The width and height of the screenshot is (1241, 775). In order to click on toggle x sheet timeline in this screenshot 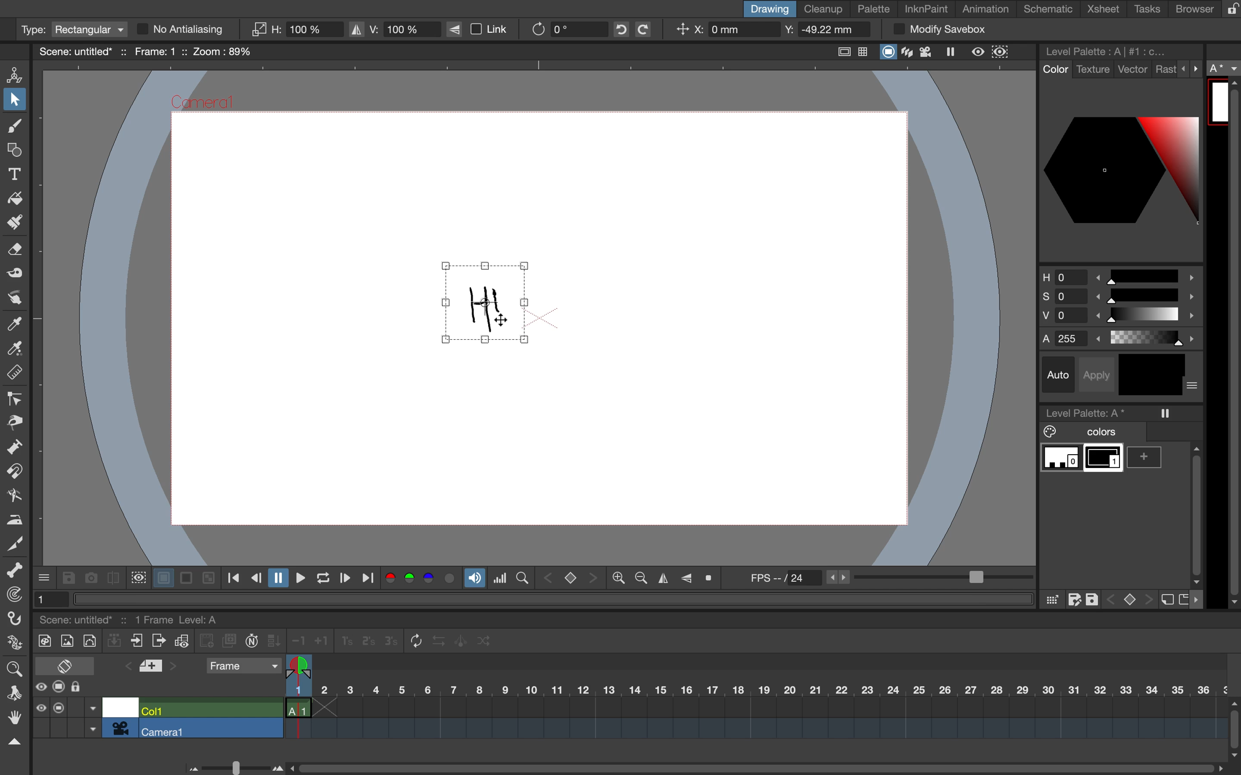, I will do `click(64, 665)`.